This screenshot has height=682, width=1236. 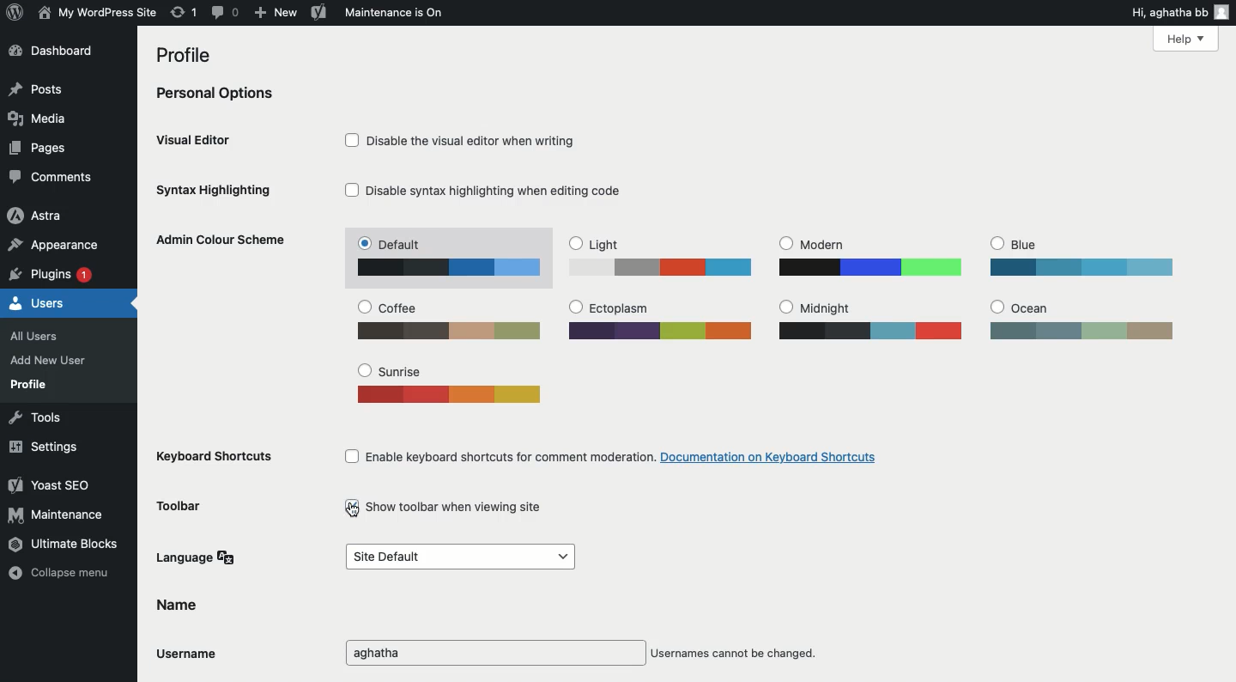 What do you see at coordinates (660, 322) in the screenshot?
I see `Ectoplasm` at bounding box center [660, 322].